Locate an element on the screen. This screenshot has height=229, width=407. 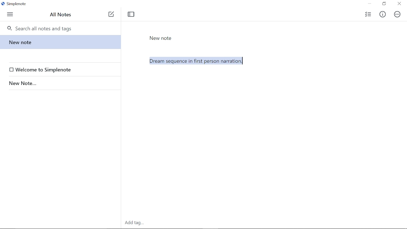
Actions is located at coordinates (397, 14).